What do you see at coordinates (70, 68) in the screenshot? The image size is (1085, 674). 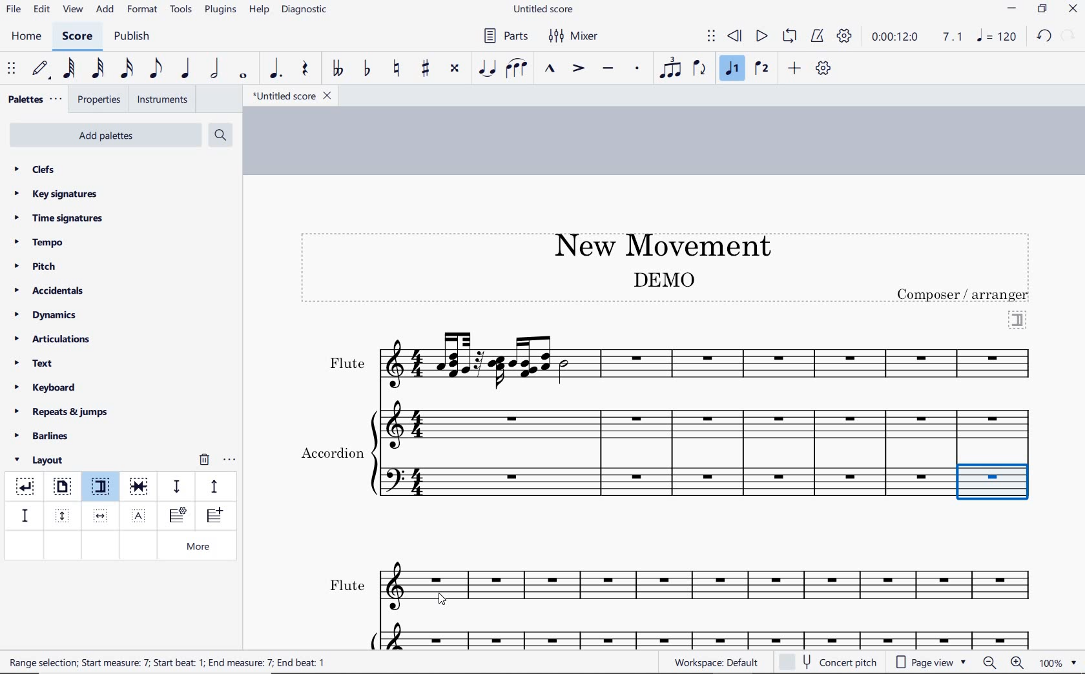 I see `64th note` at bounding box center [70, 68].